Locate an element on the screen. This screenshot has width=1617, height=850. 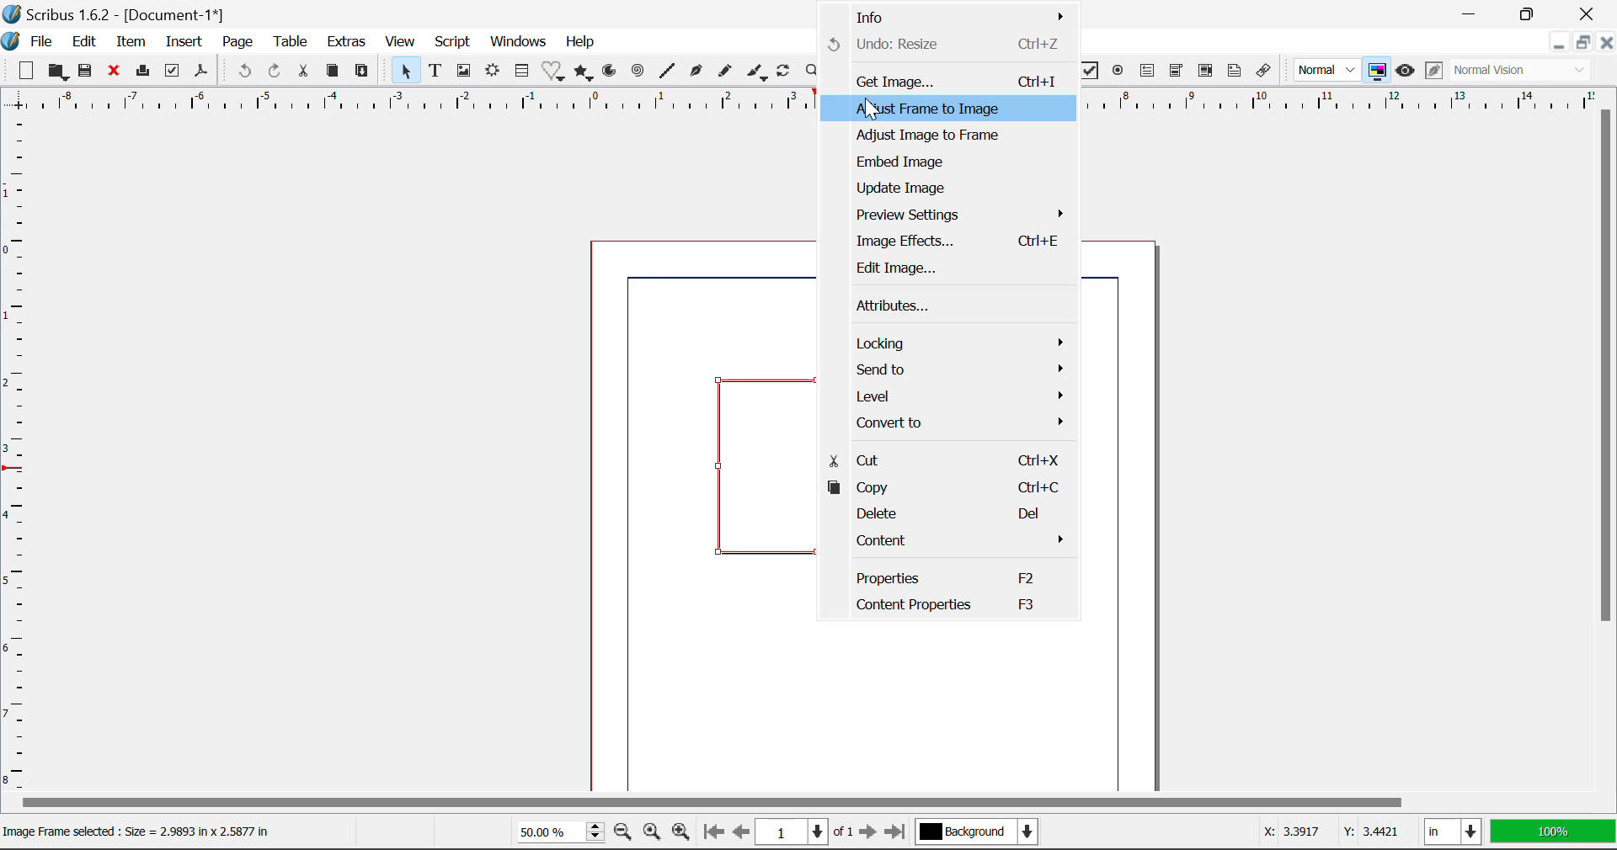
Minimize is located at coordinates (1532, 13).